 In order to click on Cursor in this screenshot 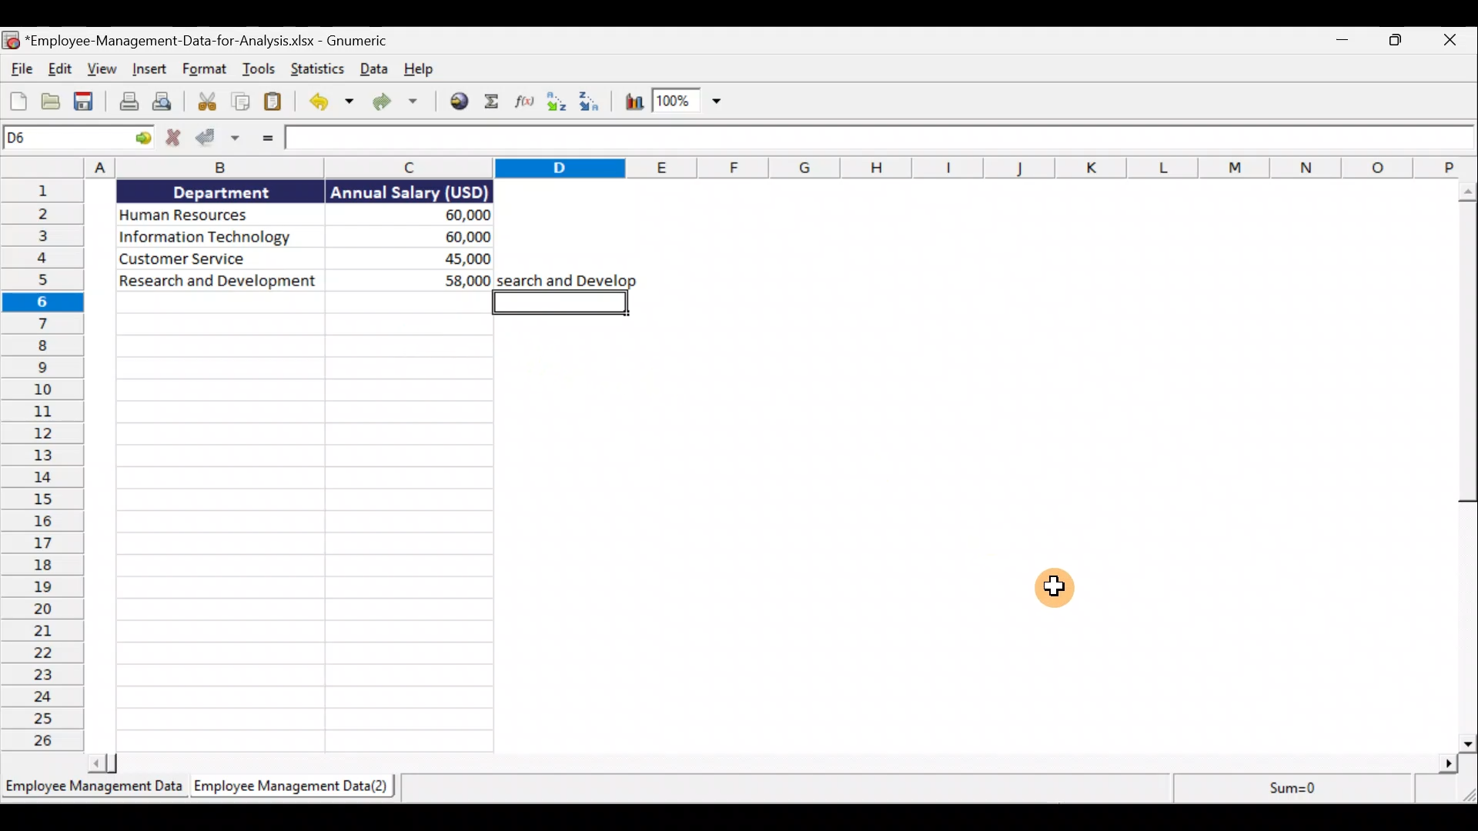, I will do `click(1054, 585)`.